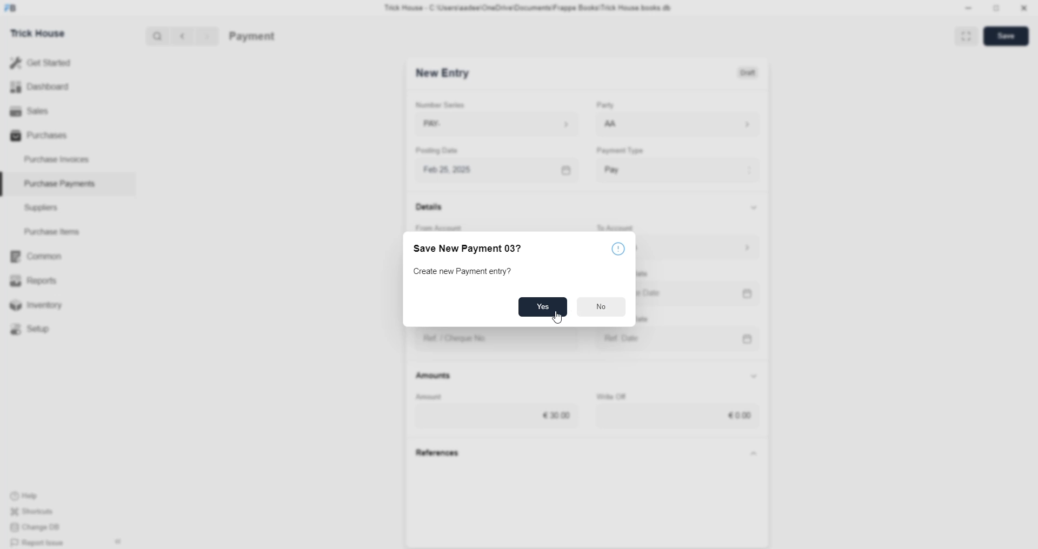 The width and height of the screenshot is (1038, 549). What do you see at coordinates (37, 279) in the screenshot?
I see `Reports` at bounding box center [37, 279].